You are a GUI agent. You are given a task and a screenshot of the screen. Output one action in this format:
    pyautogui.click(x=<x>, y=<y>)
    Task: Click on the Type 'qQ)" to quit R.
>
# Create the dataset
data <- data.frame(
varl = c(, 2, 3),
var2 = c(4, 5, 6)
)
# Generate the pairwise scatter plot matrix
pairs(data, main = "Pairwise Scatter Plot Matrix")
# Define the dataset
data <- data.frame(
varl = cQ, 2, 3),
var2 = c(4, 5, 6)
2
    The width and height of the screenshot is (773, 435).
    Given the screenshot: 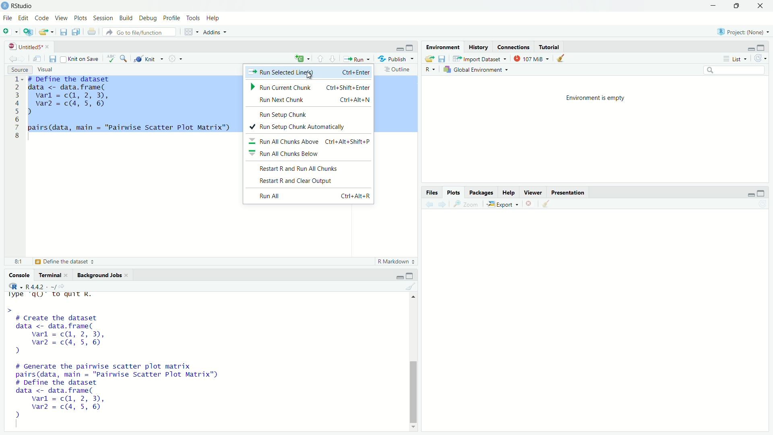 What is the action you would take?
    pyautogui.click(x=141, y=358)
    